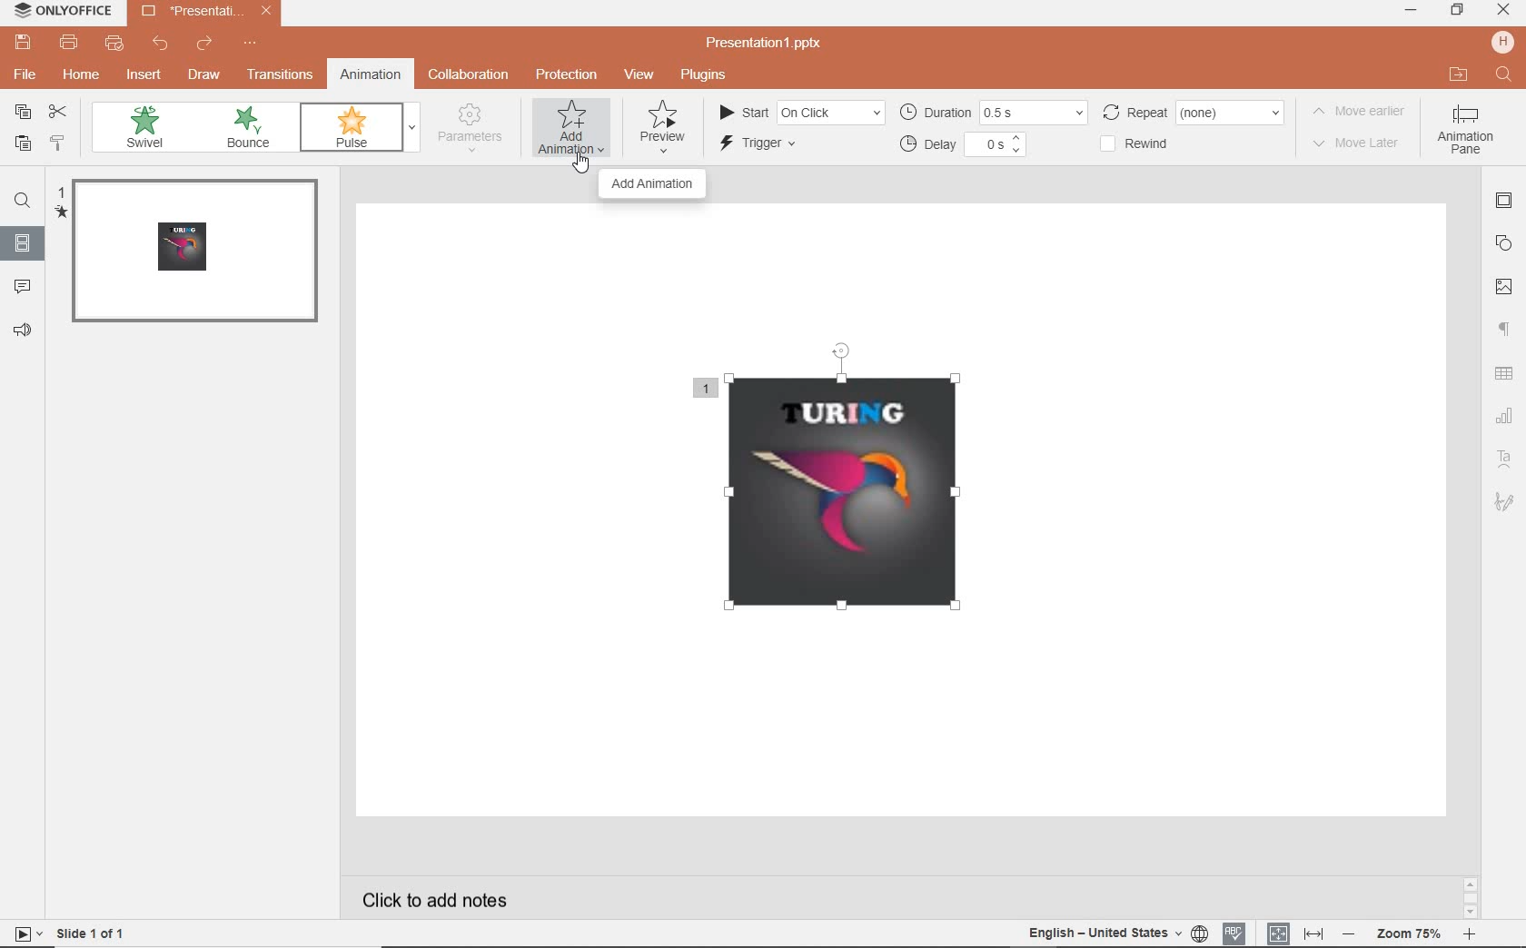 Image resolution: width=1526 pixels, height=948 pixels. What do you see at coordinates (80, 935) in the screenshot?
I see `slide 1 of 1` at bounding box center [80, 935].